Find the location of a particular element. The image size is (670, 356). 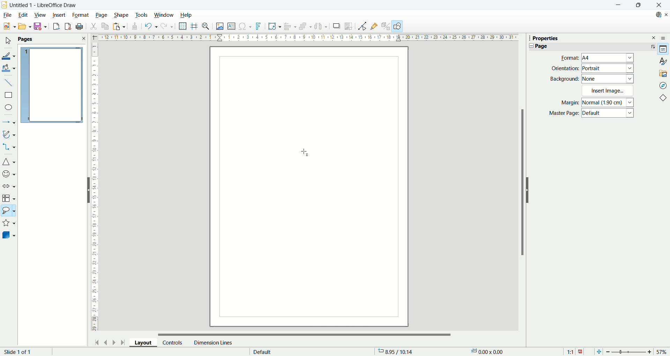

Default is located at coordinates (609, 114).